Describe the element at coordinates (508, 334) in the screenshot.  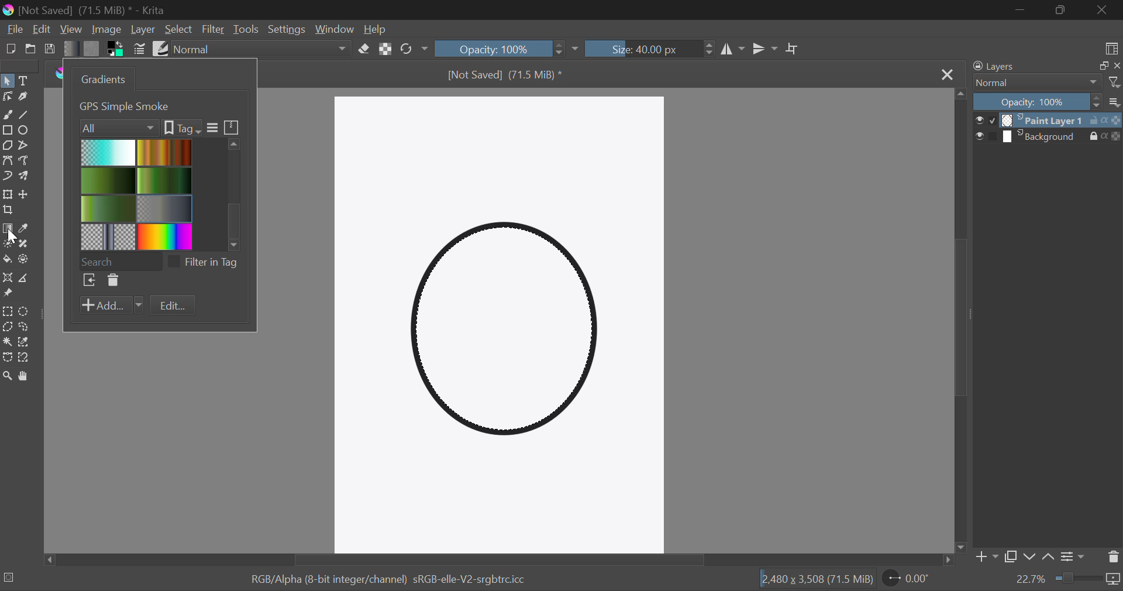
I see `Shape Selected` at that location.